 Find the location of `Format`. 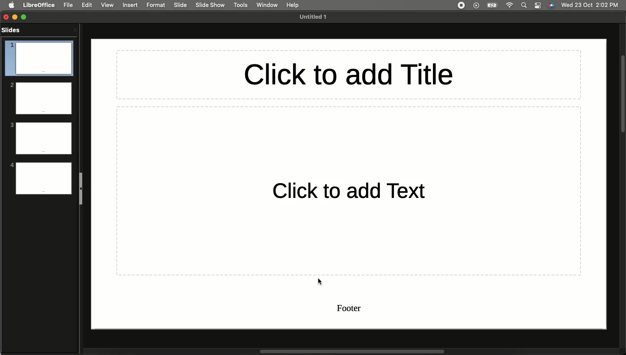

Format is located at coordinates (156, 5).